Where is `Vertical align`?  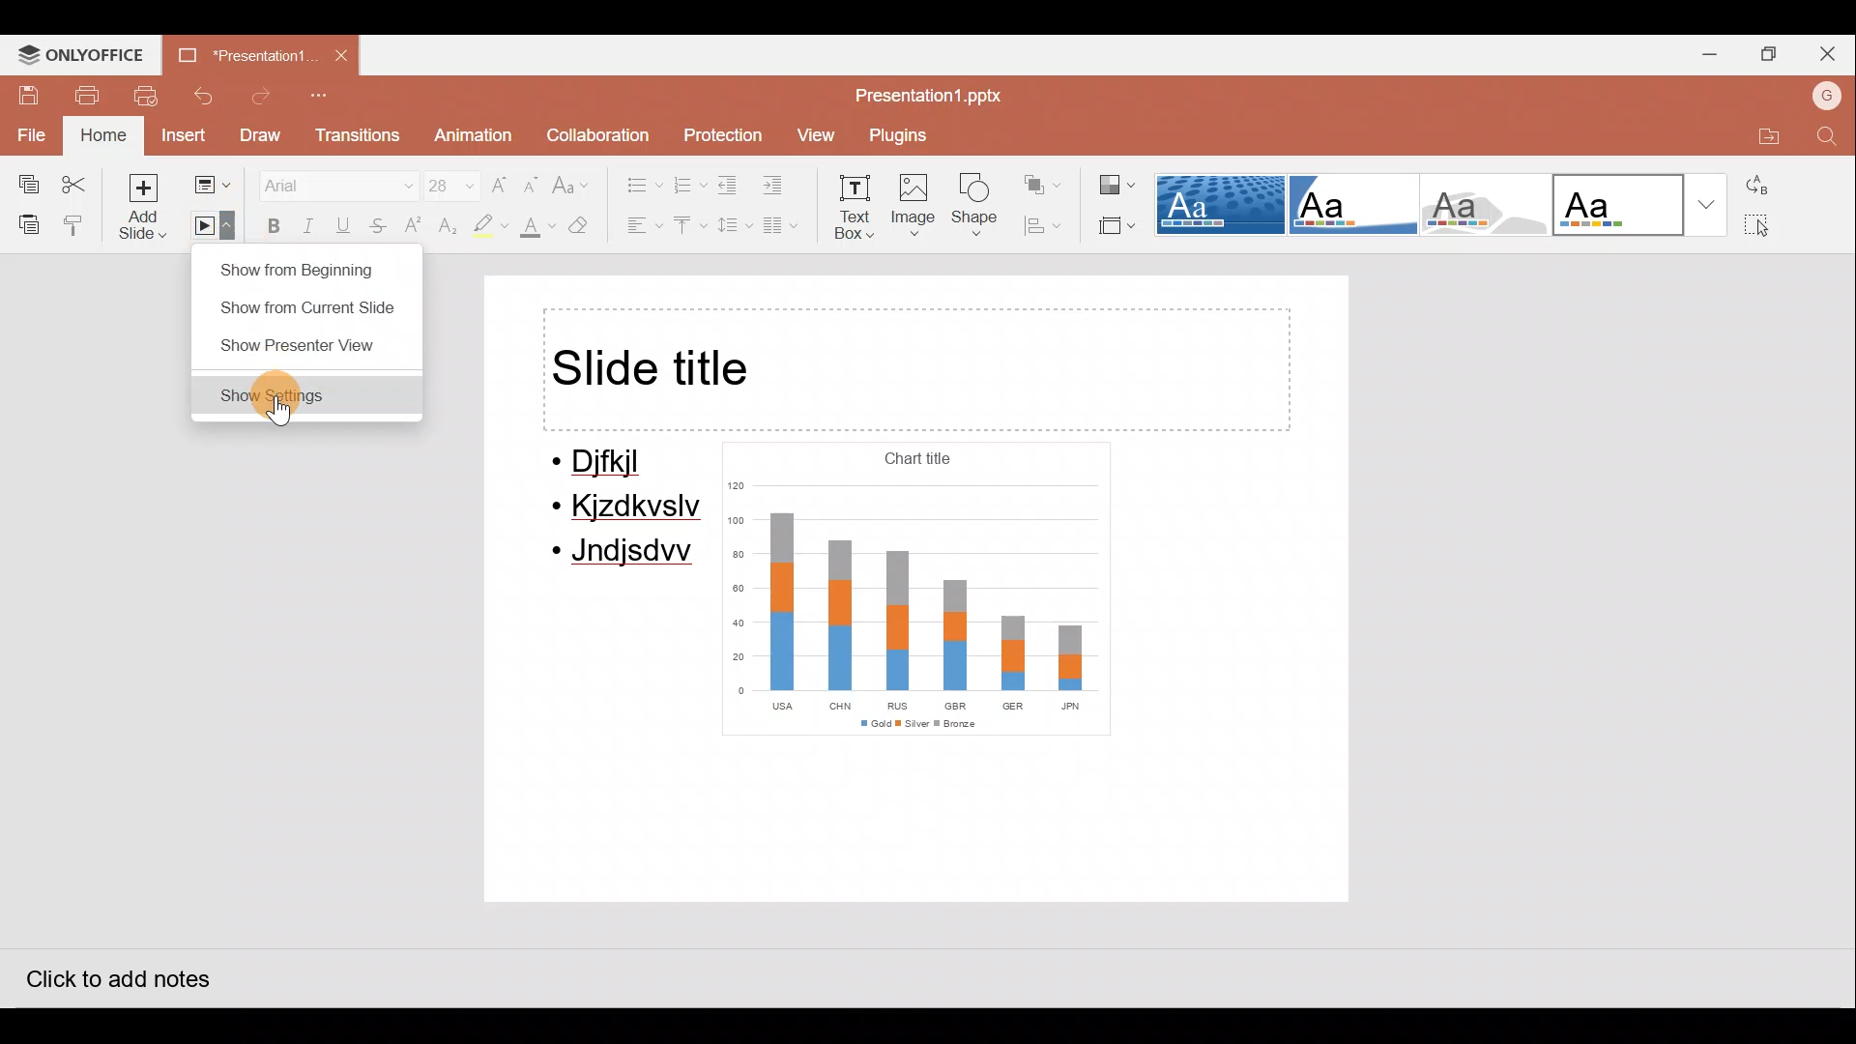
Vertical align is located at coordinates (685, 227).